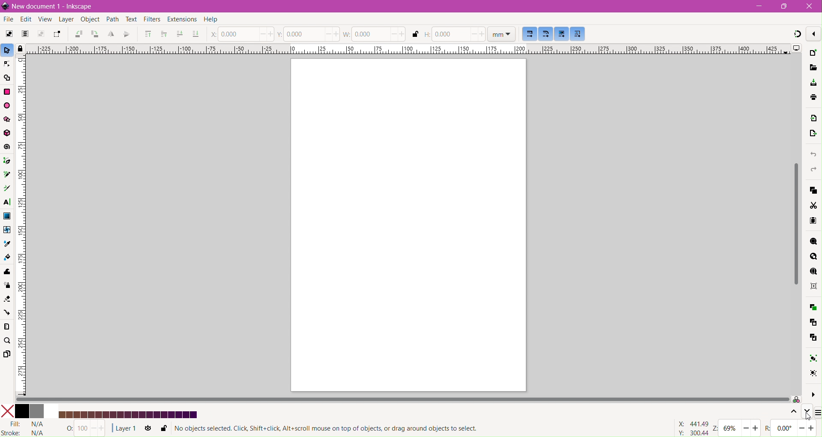  What do you see at coordinates (812, 394) in the screenshot?
I see `More Options` at bounding box center [812, 394].